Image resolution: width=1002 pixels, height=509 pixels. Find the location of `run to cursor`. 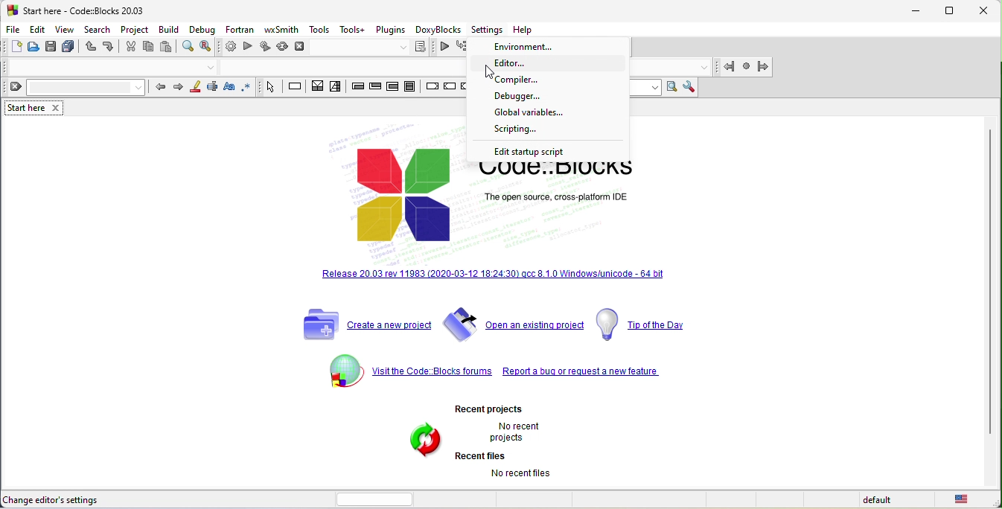

run to cursor is located at coordinates (466, 48).